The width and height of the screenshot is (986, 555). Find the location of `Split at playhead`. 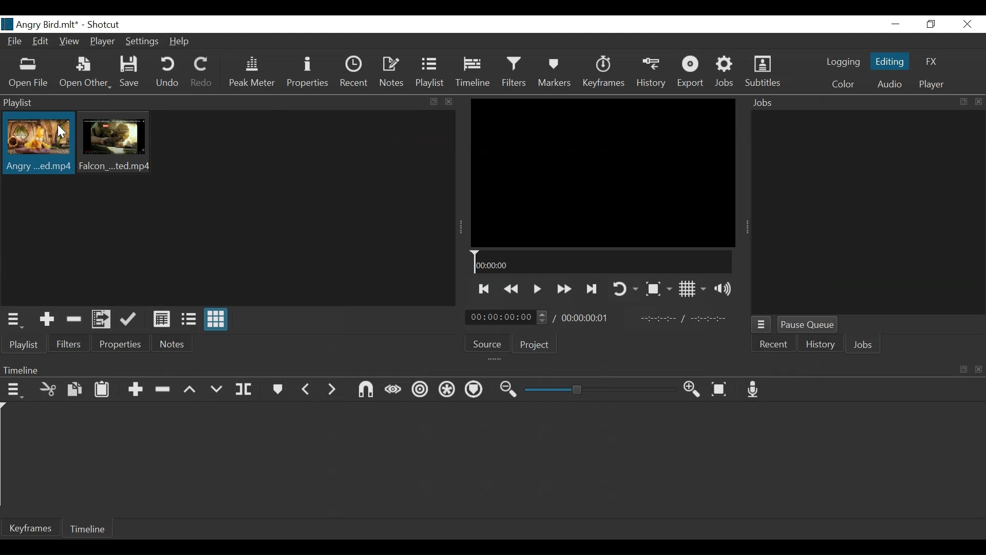

Split at playhead is located at coordinates (245, 390).